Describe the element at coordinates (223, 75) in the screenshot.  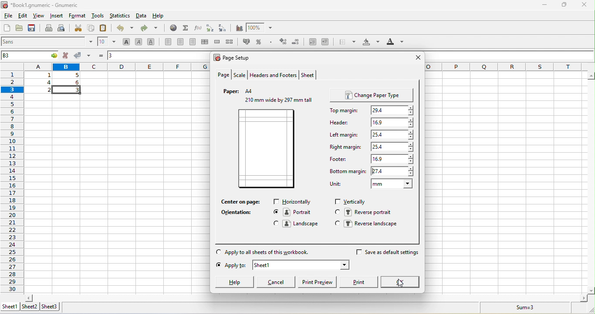
I see `page` at that location.